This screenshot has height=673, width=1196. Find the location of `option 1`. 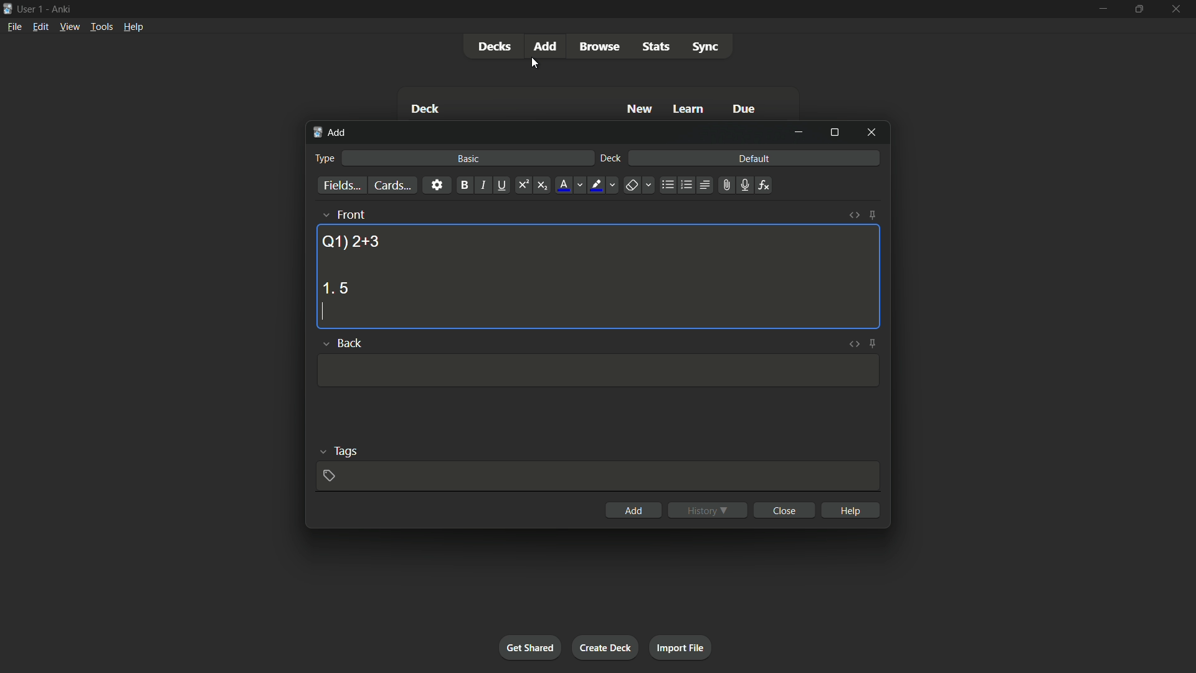

option 1 is located at coordinates (335, 288).